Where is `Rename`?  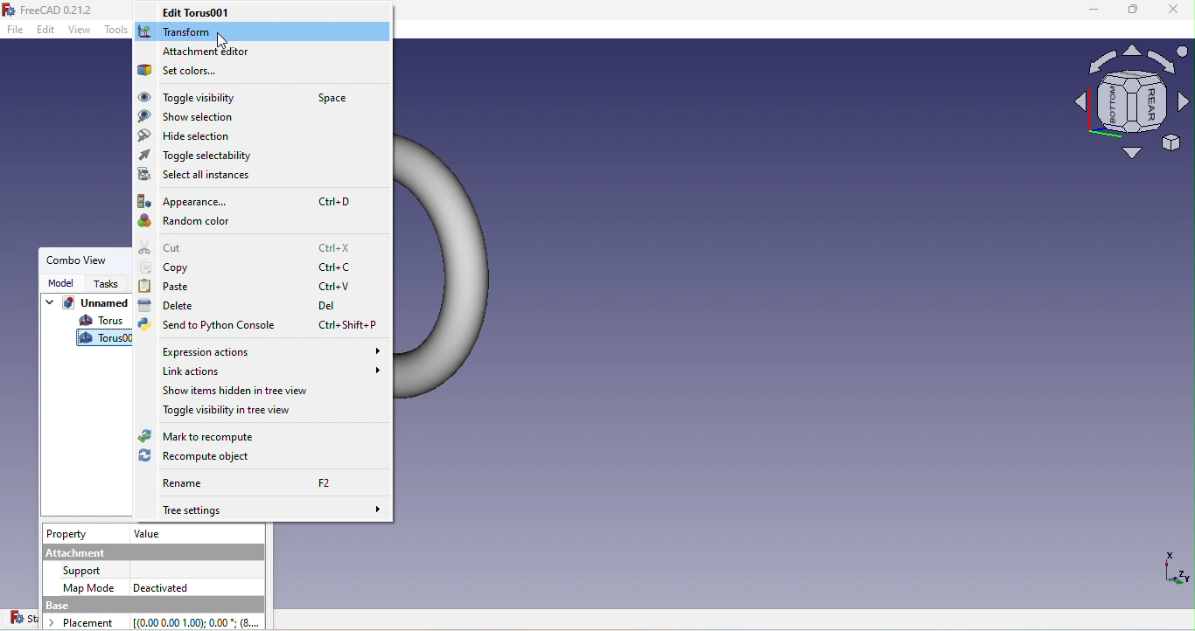 Rename is located at coordinates (244, 482).